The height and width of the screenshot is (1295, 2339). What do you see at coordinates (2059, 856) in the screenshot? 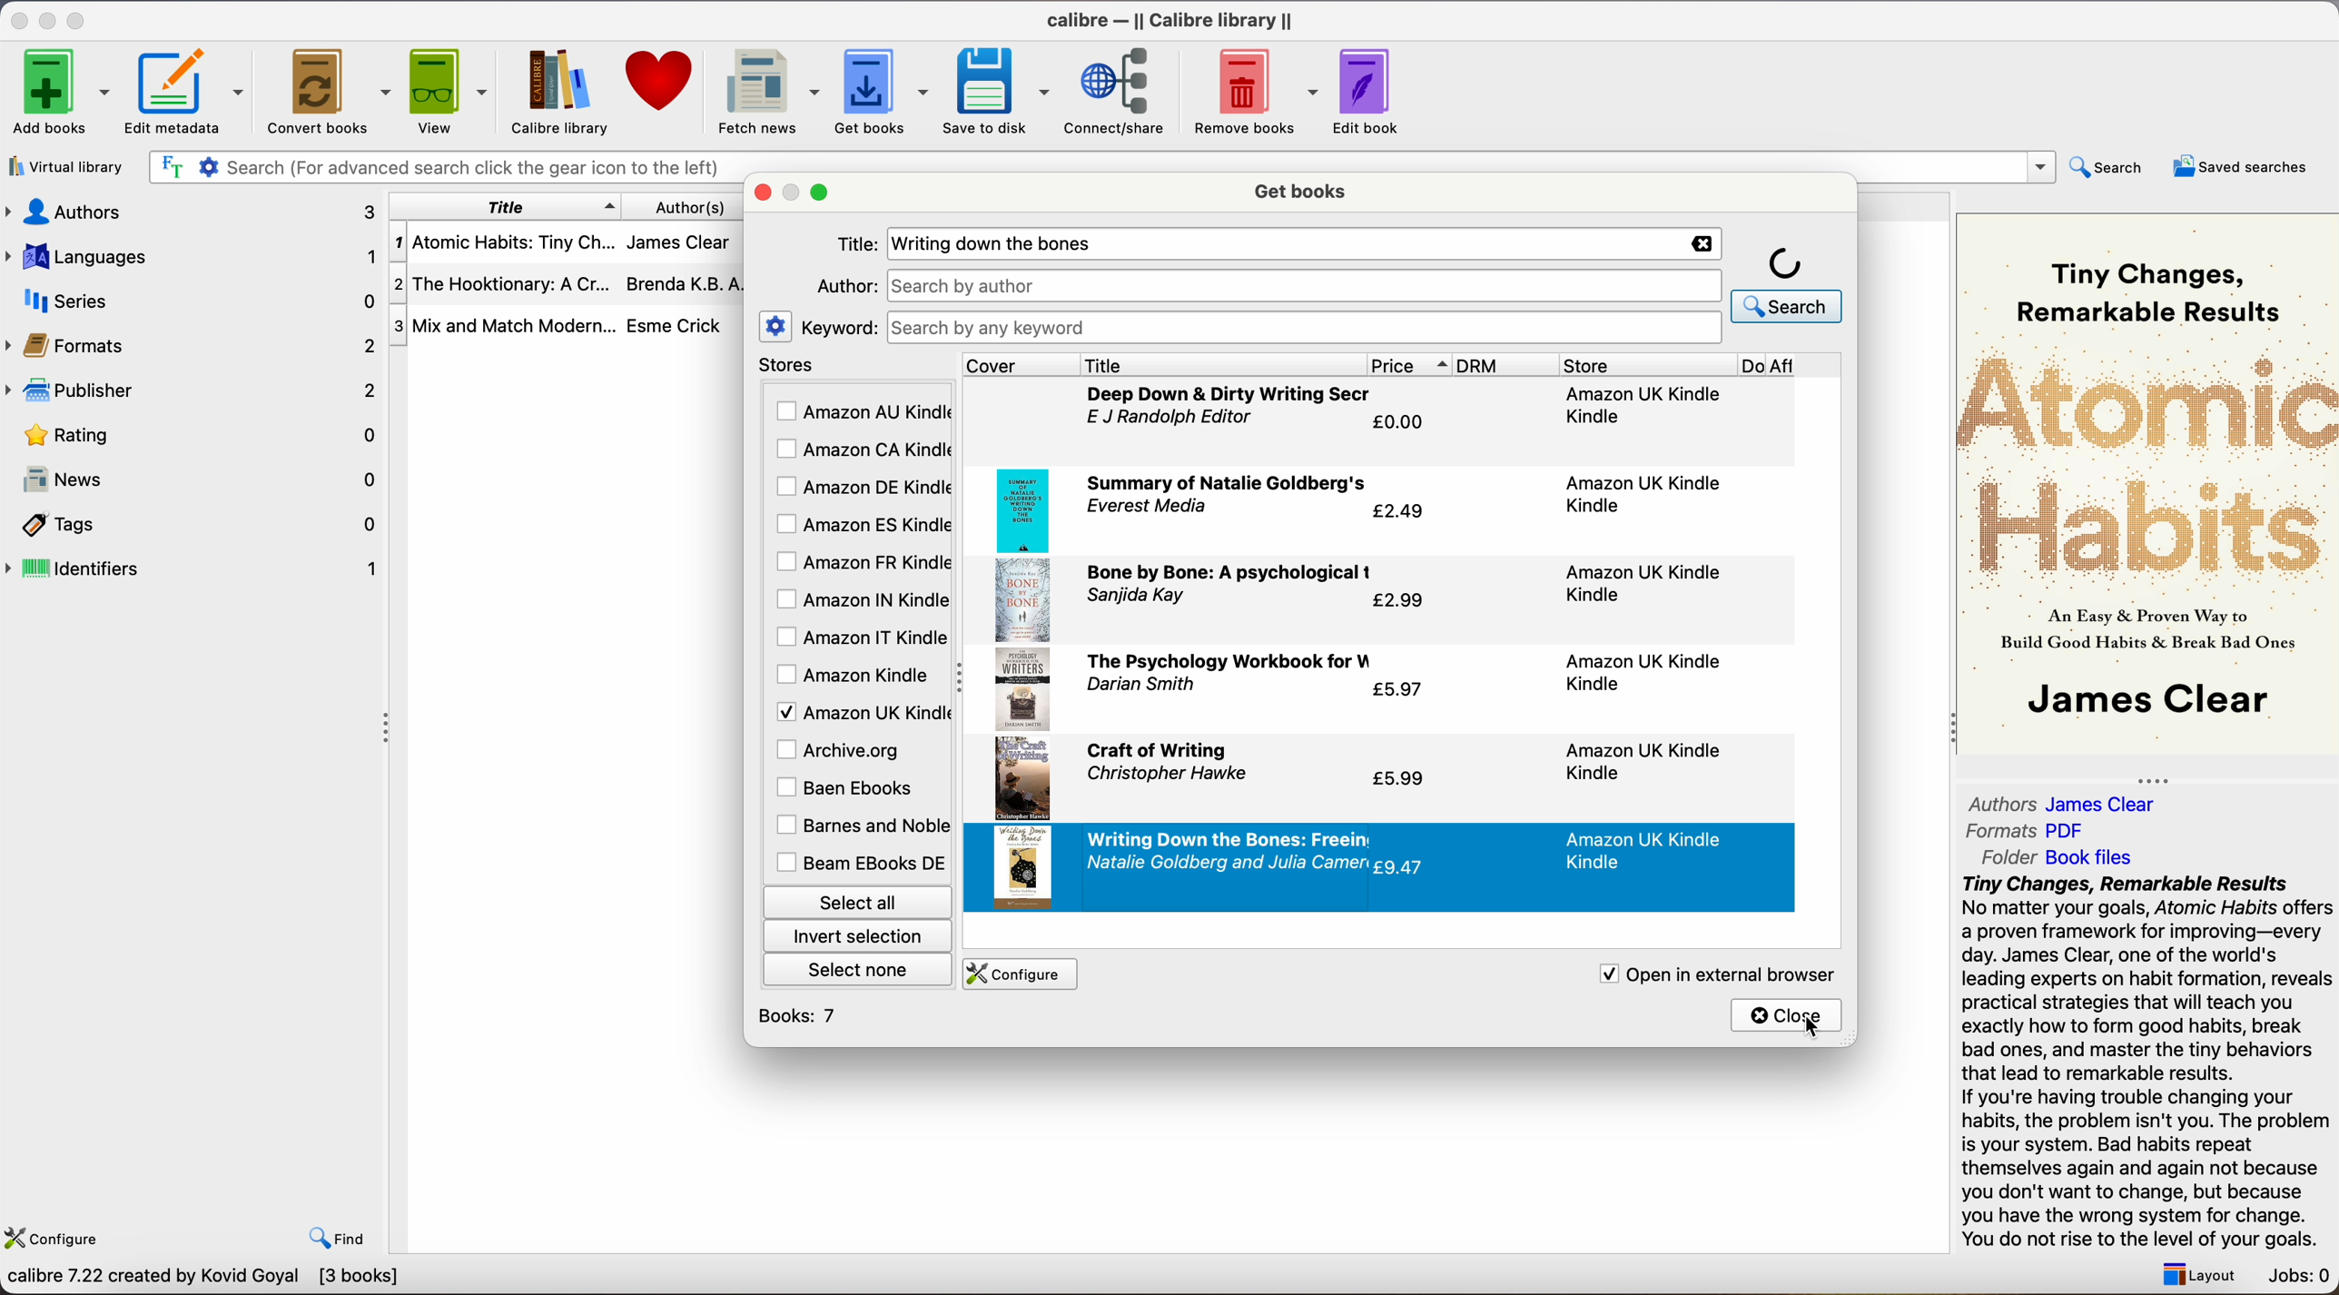
I see `folder Book files` at bounding box center [2059, 856].